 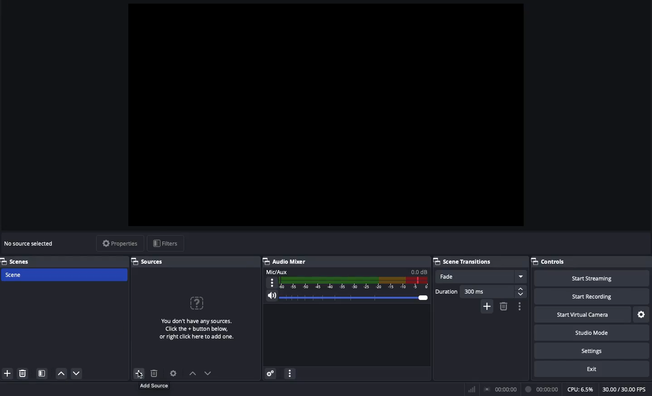 What do you see at coordinates (591, 332) in the screenshot?
I see `Studio mode` at bounding box center [591, 332].